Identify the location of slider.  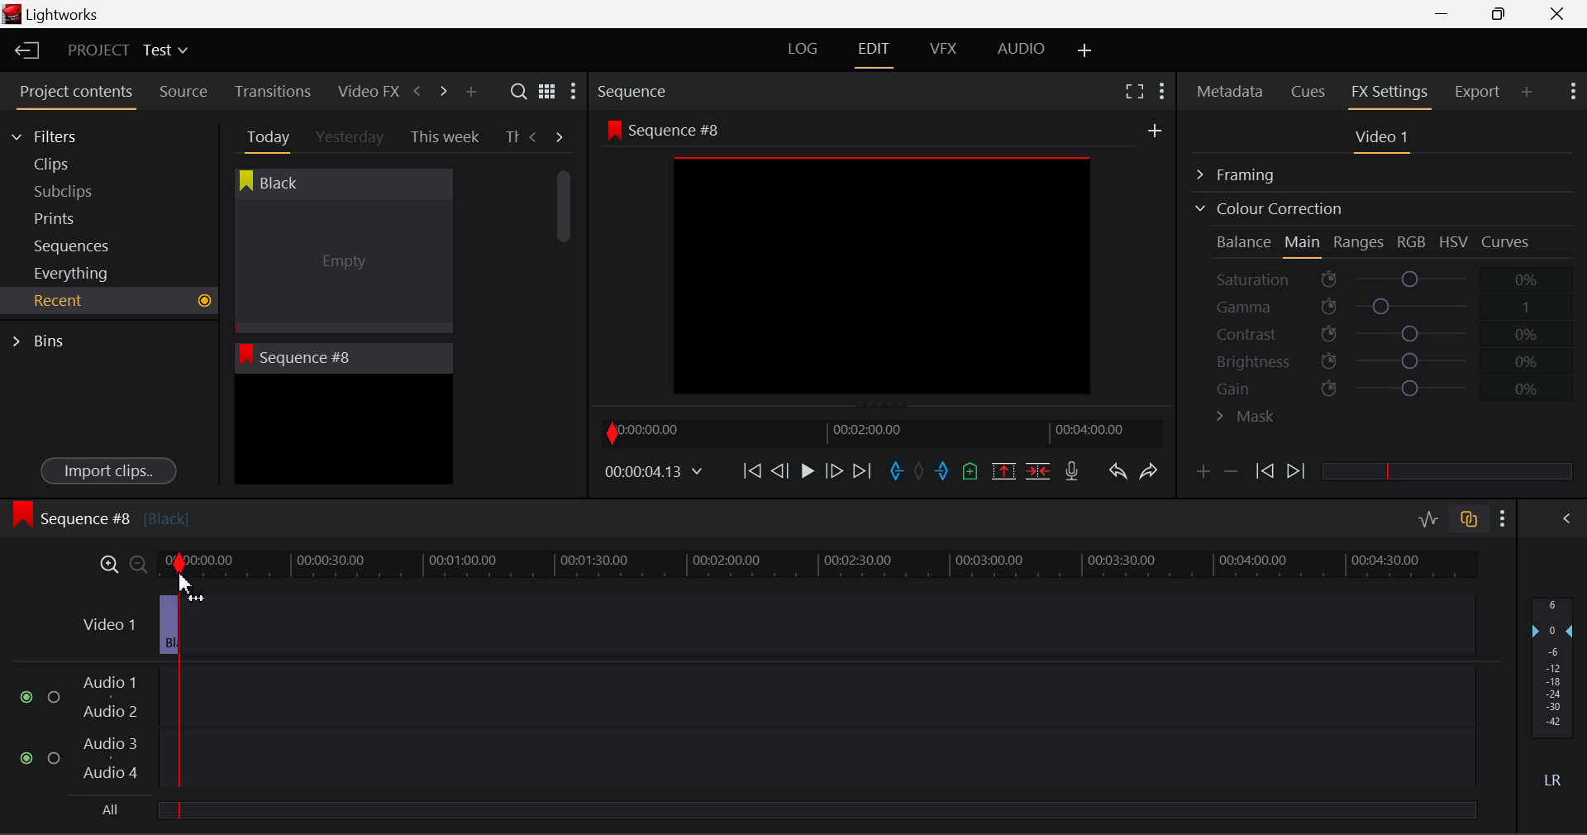
(1446, 470).